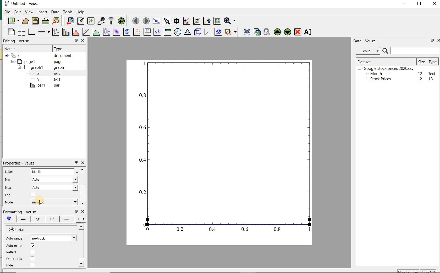 The width and height of the screenshot is (440, 273). Describe the element at coordinates (54, 187) in the screenshot. I see `Auto` at that location.